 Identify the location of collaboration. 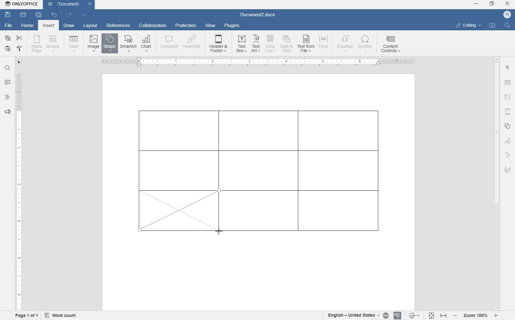
(153, 26).